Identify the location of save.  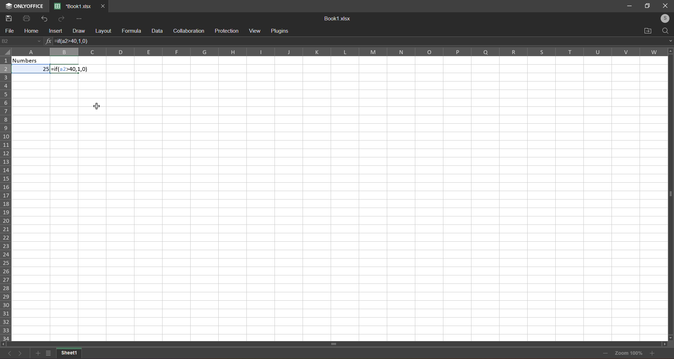
(8, 18).